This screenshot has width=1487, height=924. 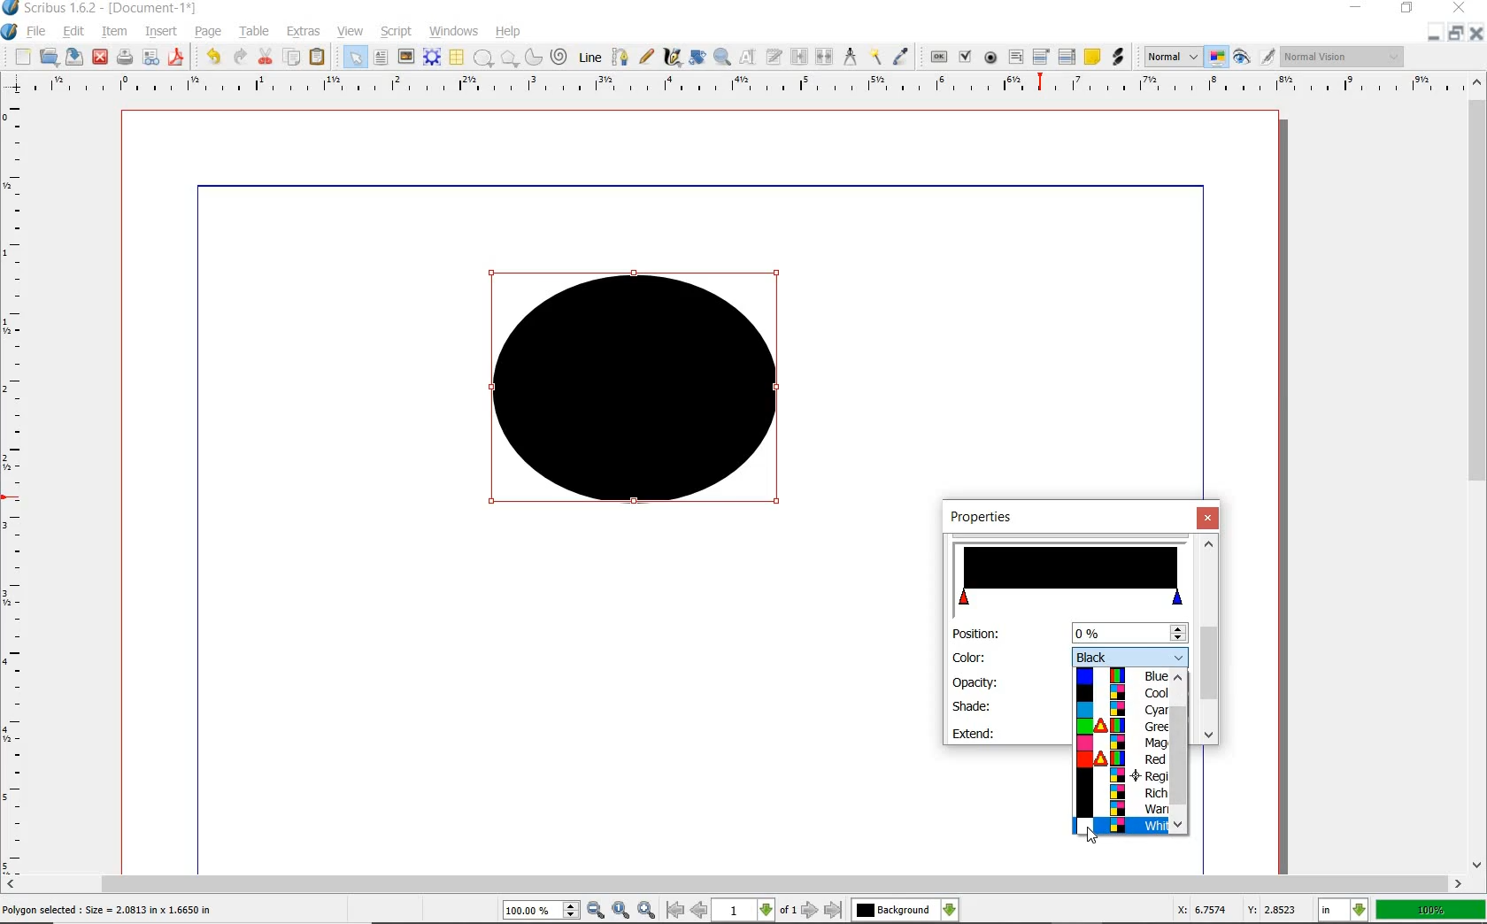 What do you see at coordinates (1179, 827) in the screenshot?
I see `scroll down` at bounding box center [1179, 827].